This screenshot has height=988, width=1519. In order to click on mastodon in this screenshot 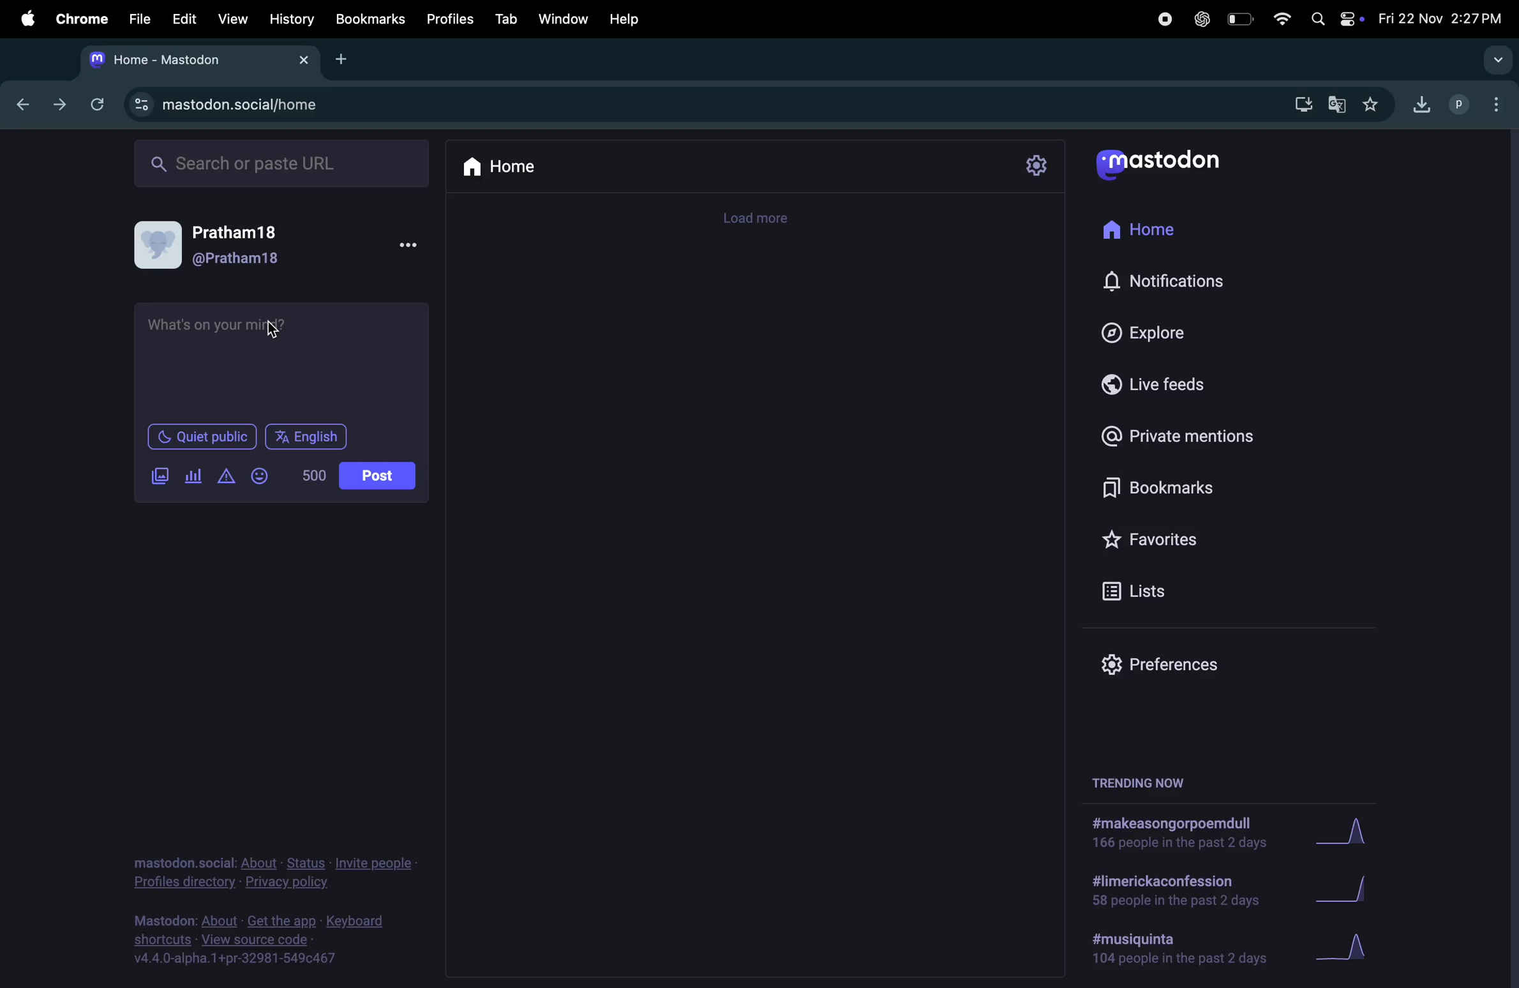, I will do `click(1165, 165)`.